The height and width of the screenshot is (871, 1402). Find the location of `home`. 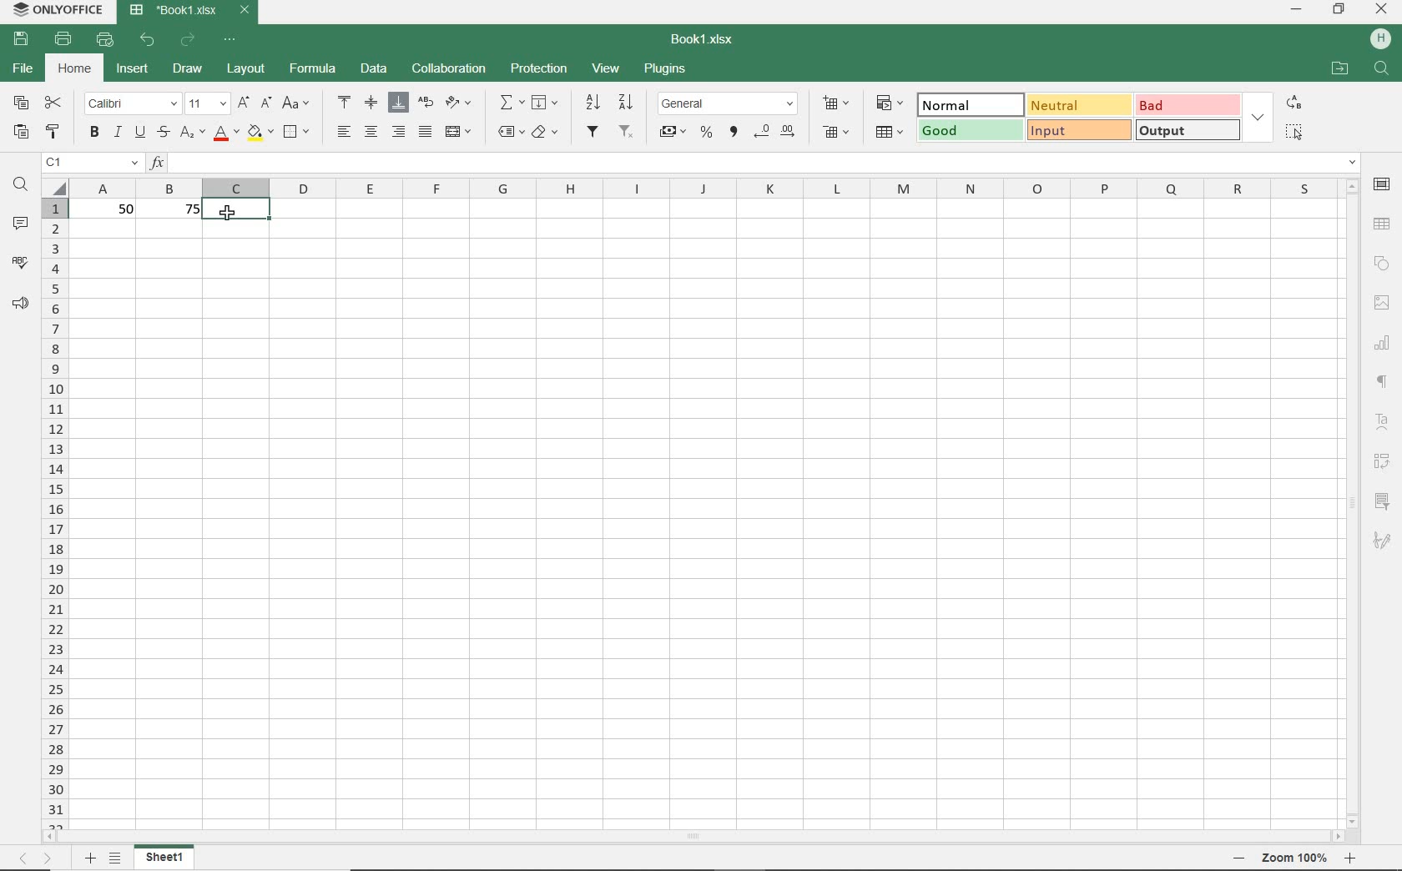

home is located at coordinates (77, 71).